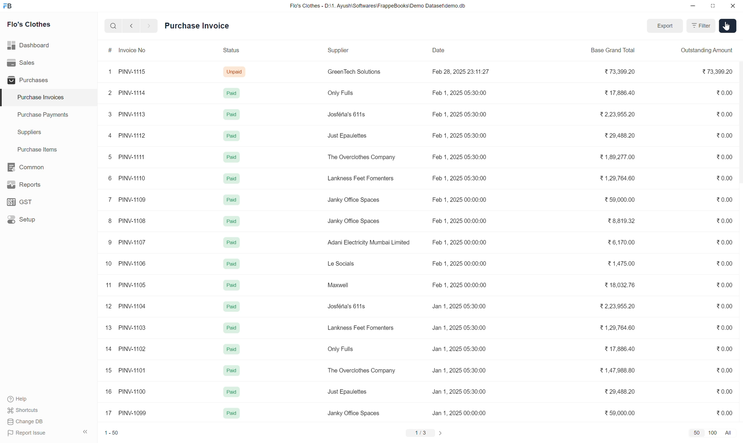  Describe the element at coordinates (463, 243) in the screenshot. I see `Feb 1, 2025 00:00:00` at that location.